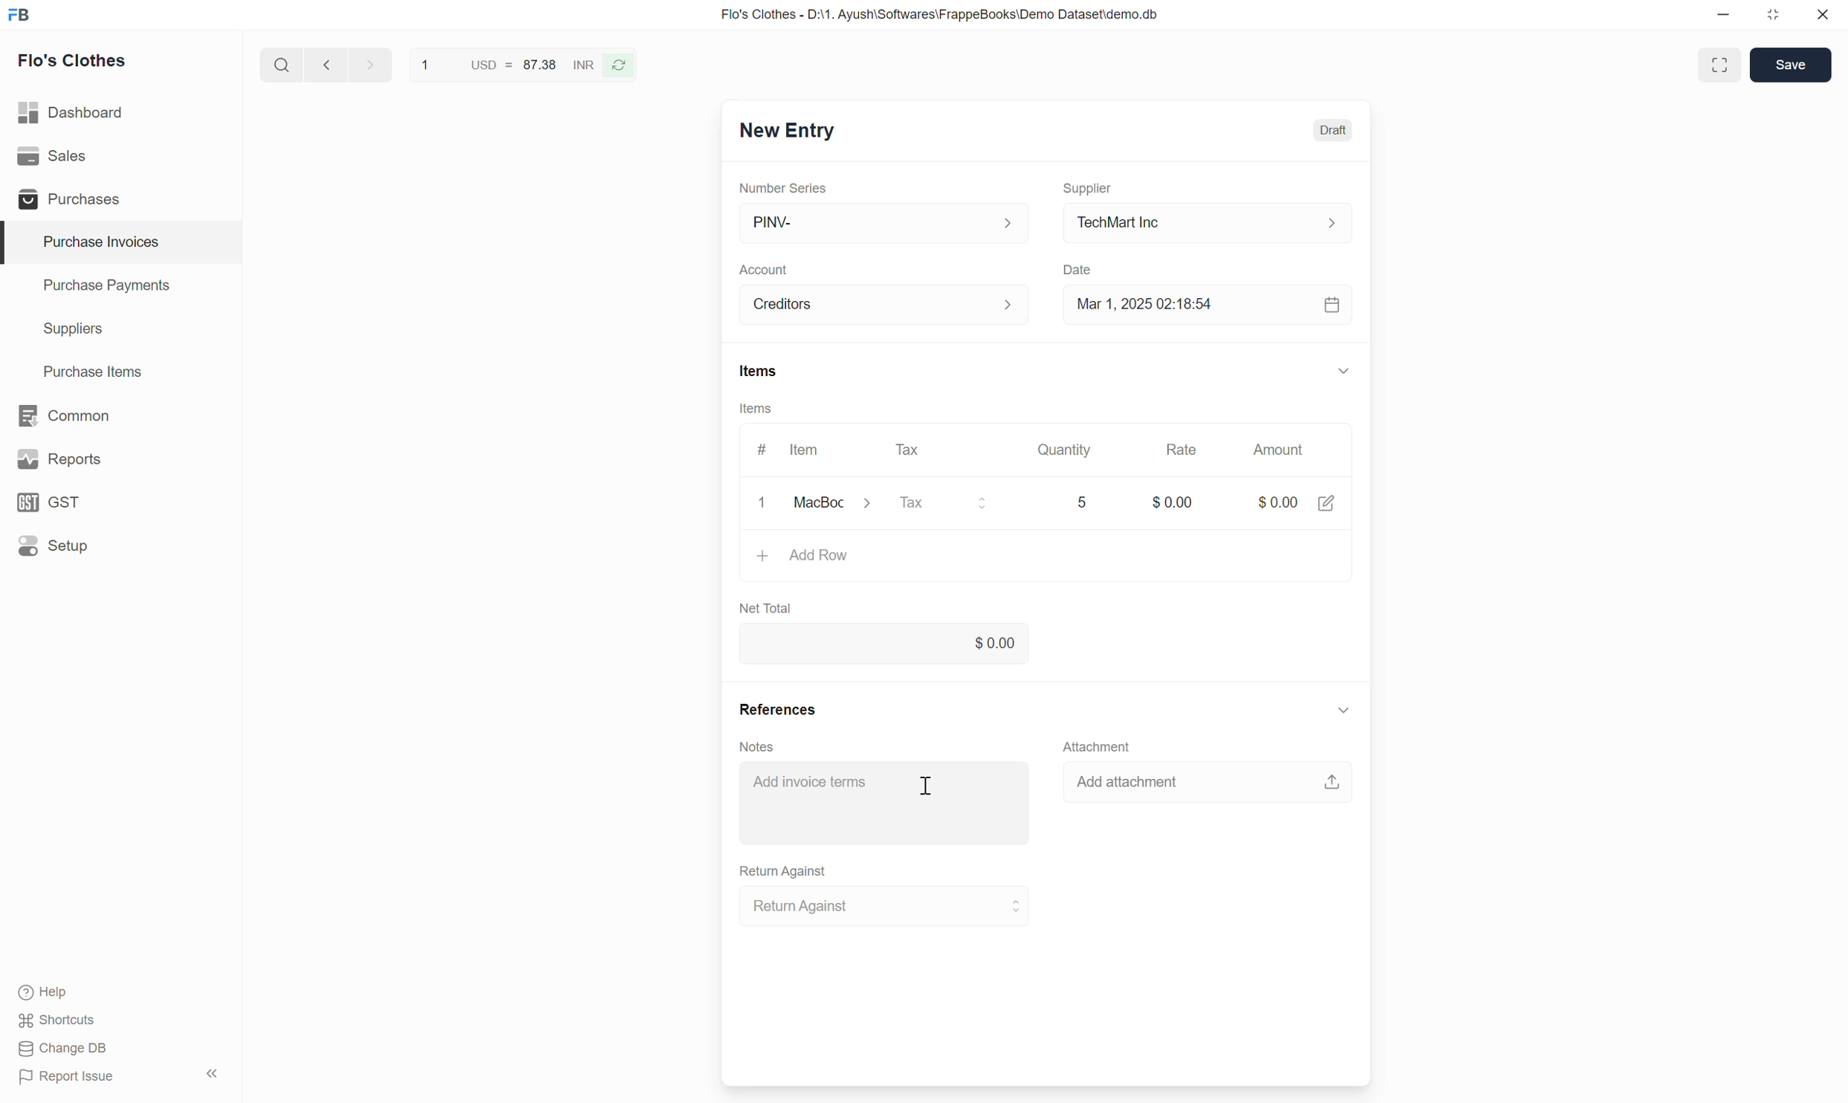 The height and width of the screenshot is (1103, 1848). Describe the element at coordinates (1062, 450) in the screenshot. I see `Quantity` at that location.